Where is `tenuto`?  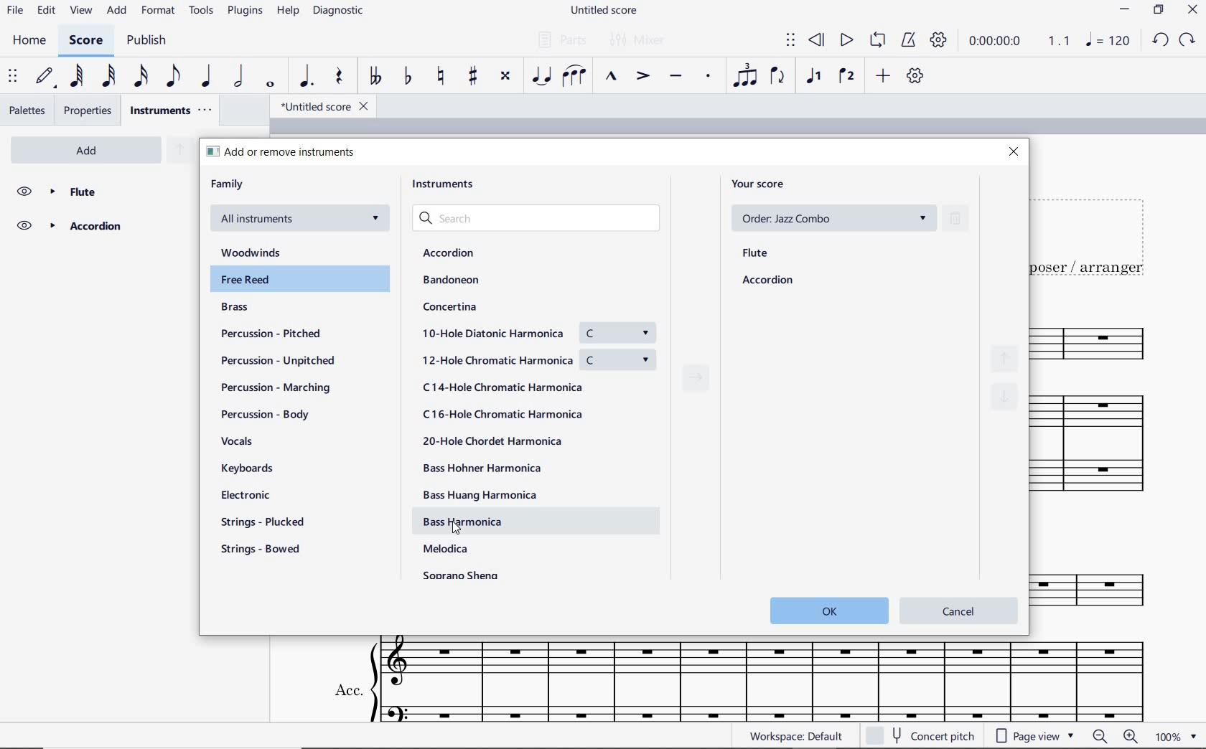
tenuto is located at coordinates (676, 77).